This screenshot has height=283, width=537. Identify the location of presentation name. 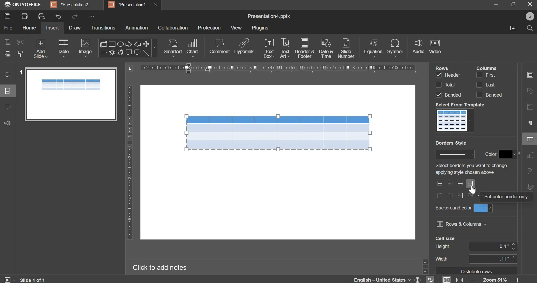
(269, 17).